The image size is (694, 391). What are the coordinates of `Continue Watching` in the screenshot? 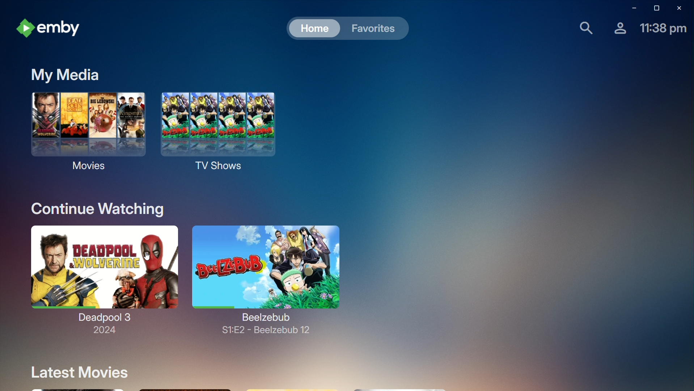 It's located at (96, 209).